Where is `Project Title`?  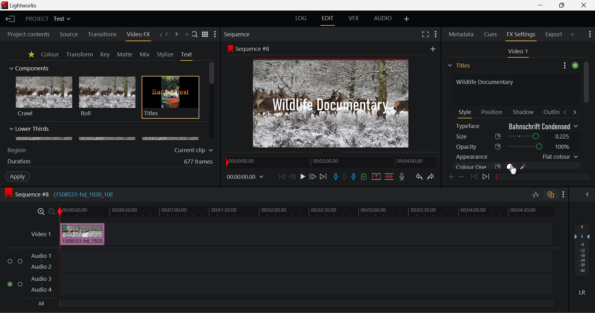 Project Title is located at coordinates (48, 18).